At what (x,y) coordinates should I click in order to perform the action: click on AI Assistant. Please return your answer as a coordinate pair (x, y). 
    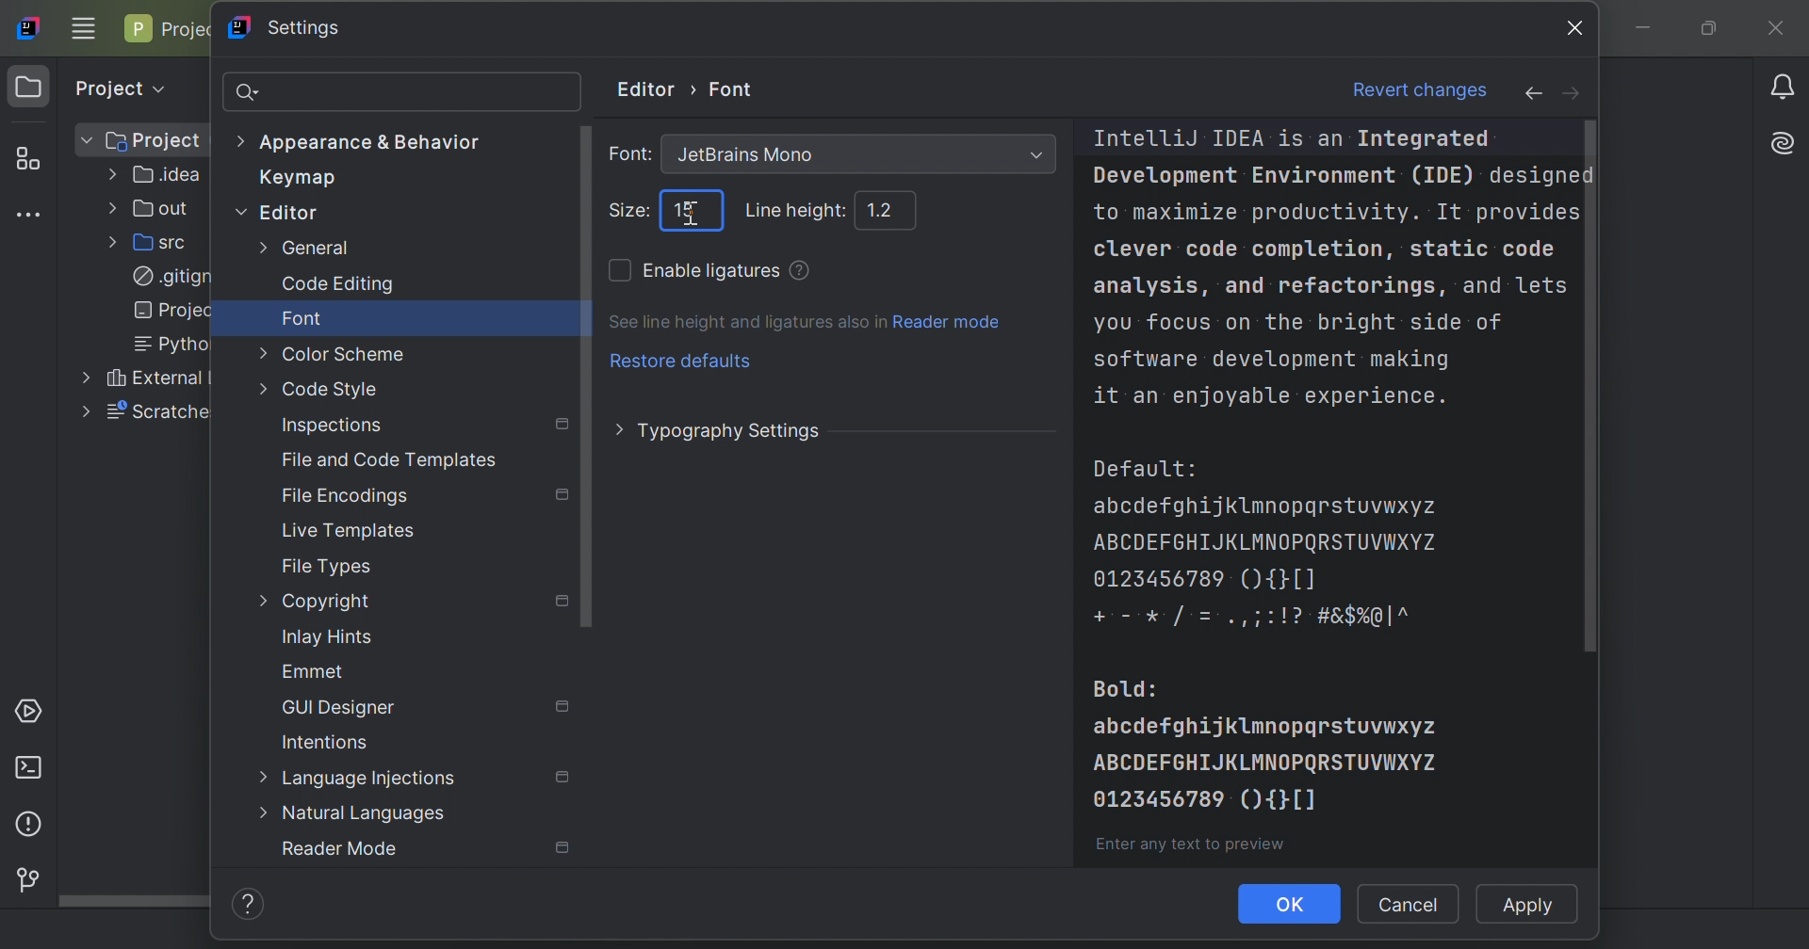
    Looking at the image, I should click on (1786, 140).